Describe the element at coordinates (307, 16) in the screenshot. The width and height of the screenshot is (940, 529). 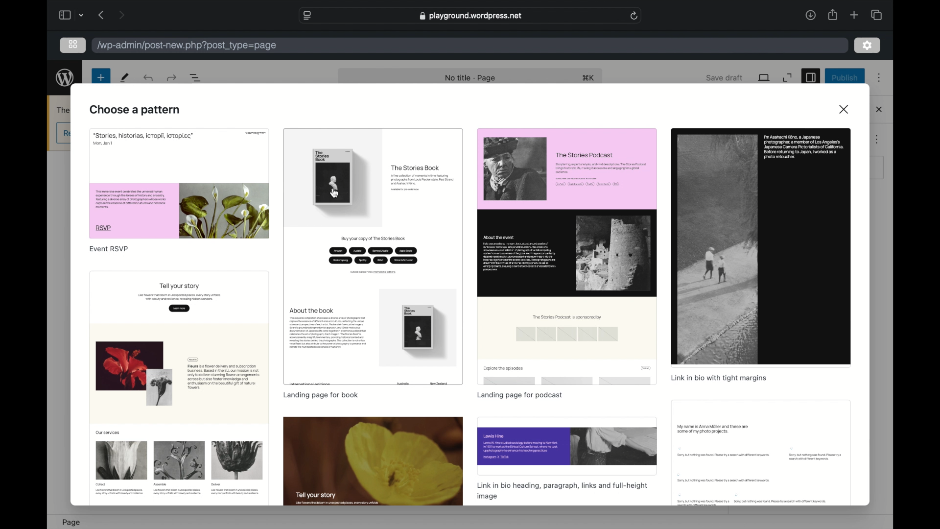
I see `website settings` at that location.